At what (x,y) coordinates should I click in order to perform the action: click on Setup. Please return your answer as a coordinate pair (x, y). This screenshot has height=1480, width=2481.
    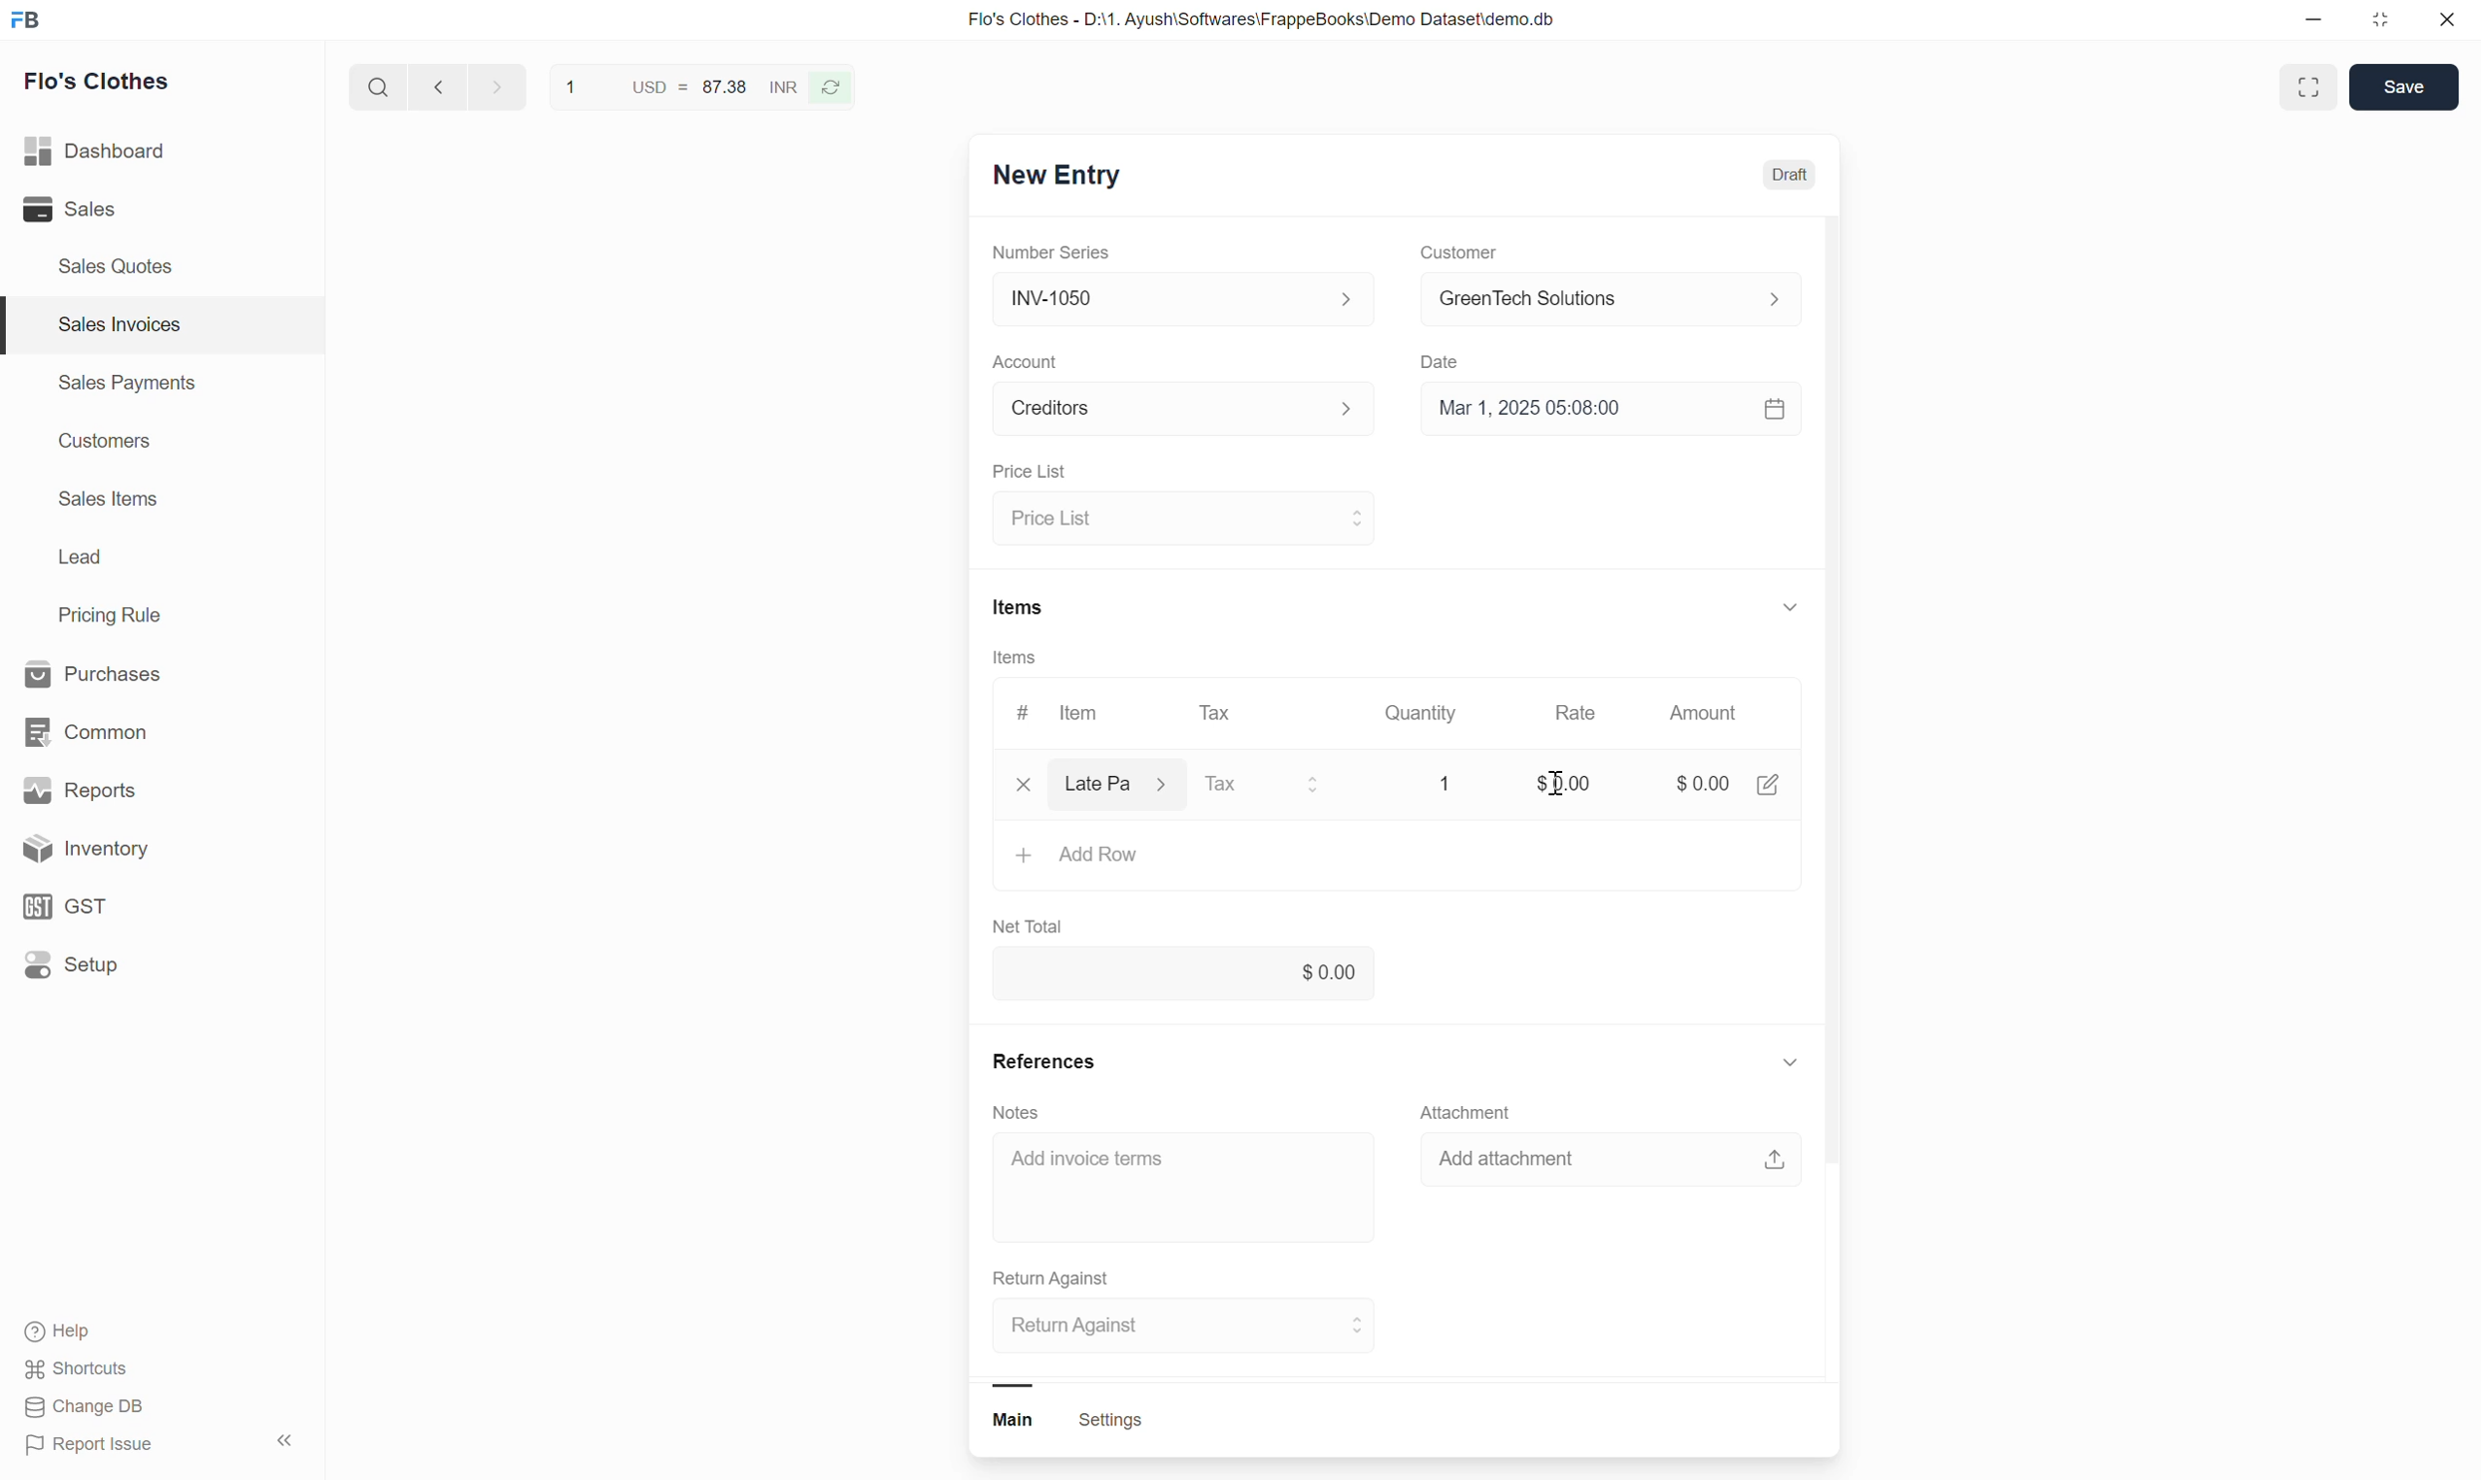
    Looking at the image, I should click on (144, 971).